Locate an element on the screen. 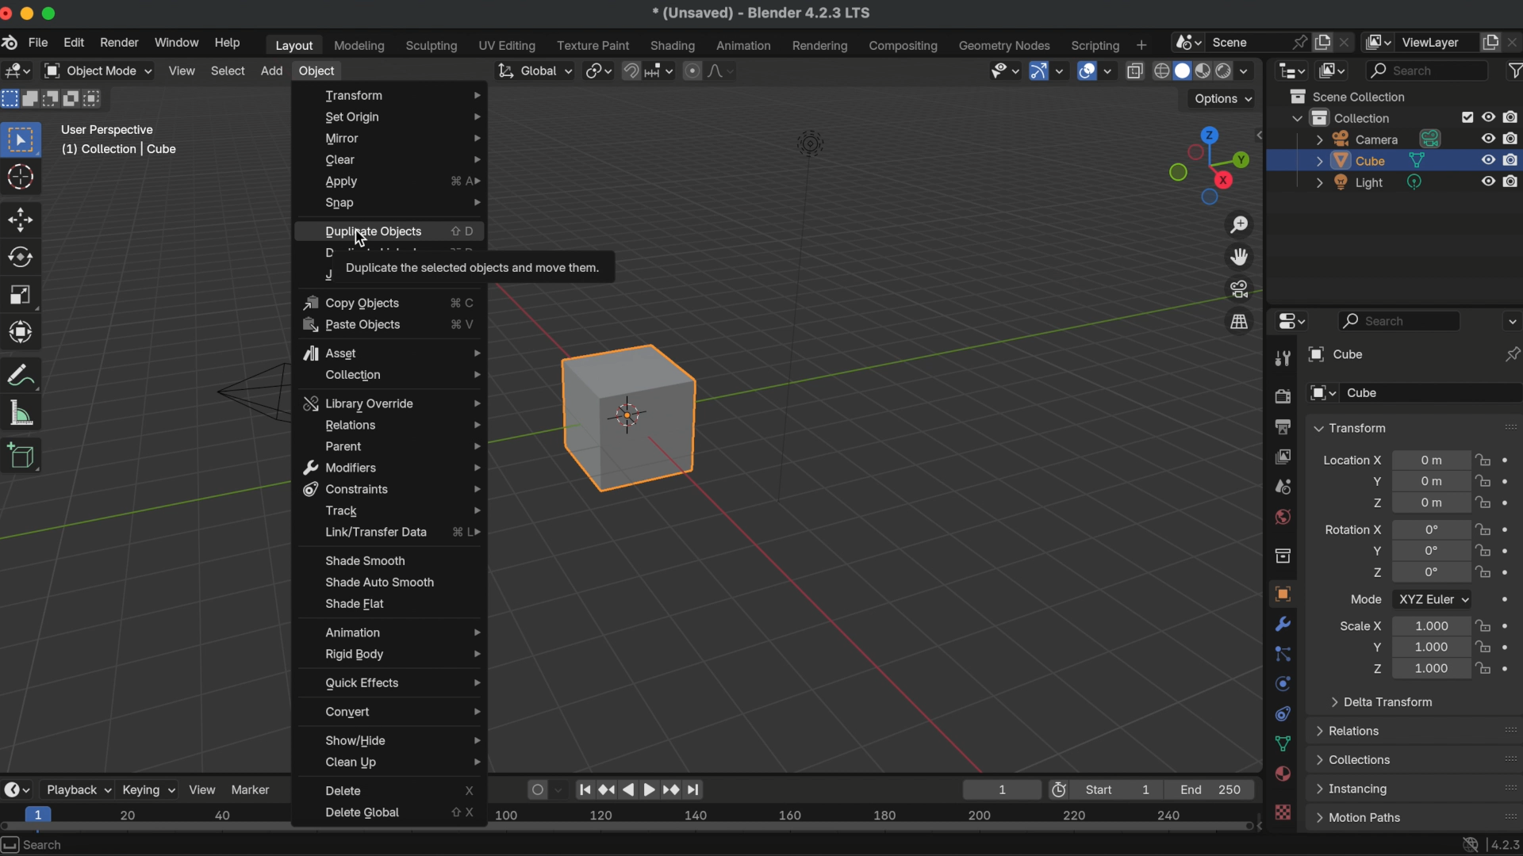 The height and width of the screenshot is (856, 1523). switch the current view from perspective is located at coordinates (1238, 321).